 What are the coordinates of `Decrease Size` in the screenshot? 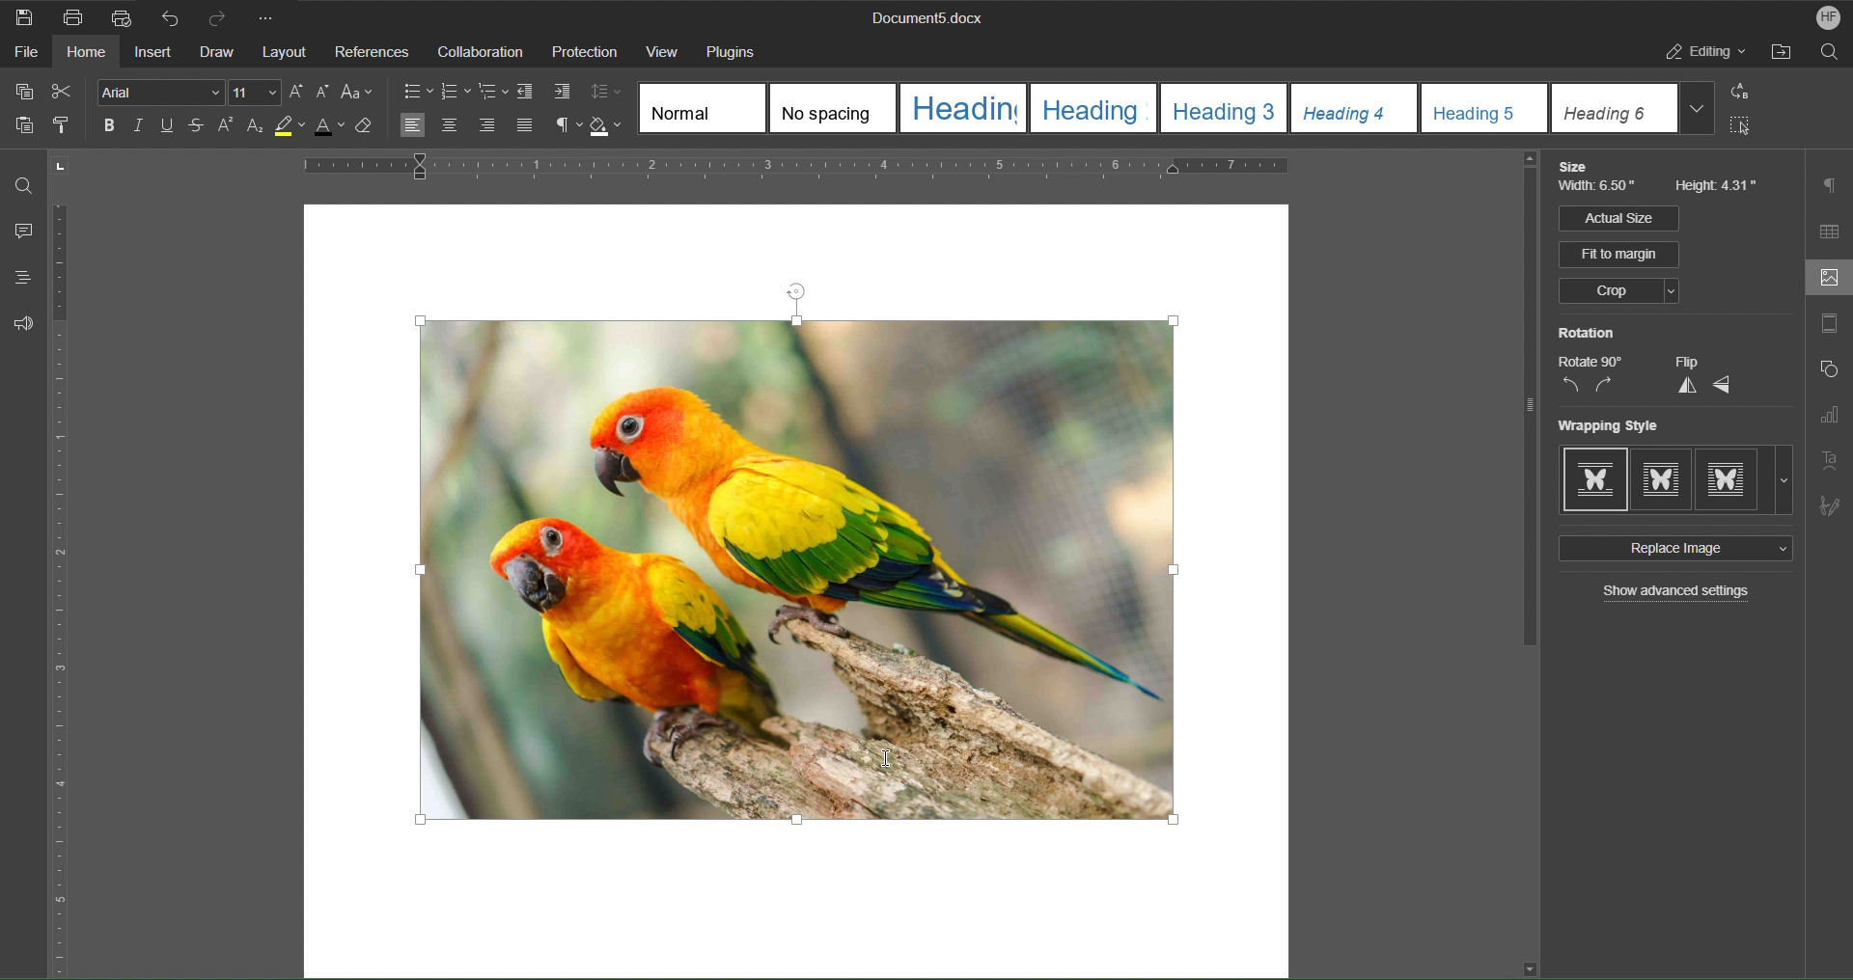 It's located at (326, 93).